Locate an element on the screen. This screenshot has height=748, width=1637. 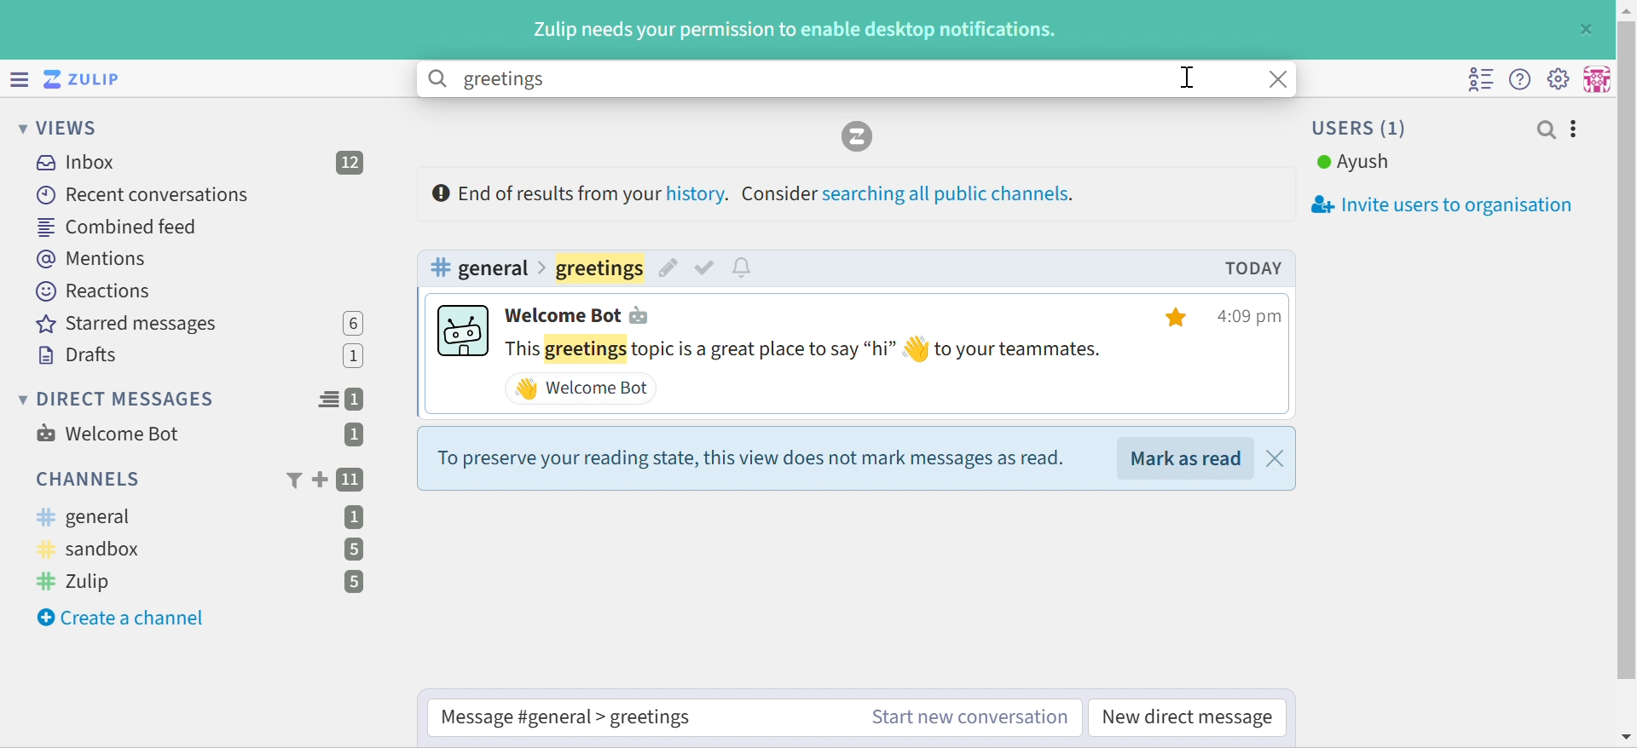
Edit topic is located at coordinates (668, 270).